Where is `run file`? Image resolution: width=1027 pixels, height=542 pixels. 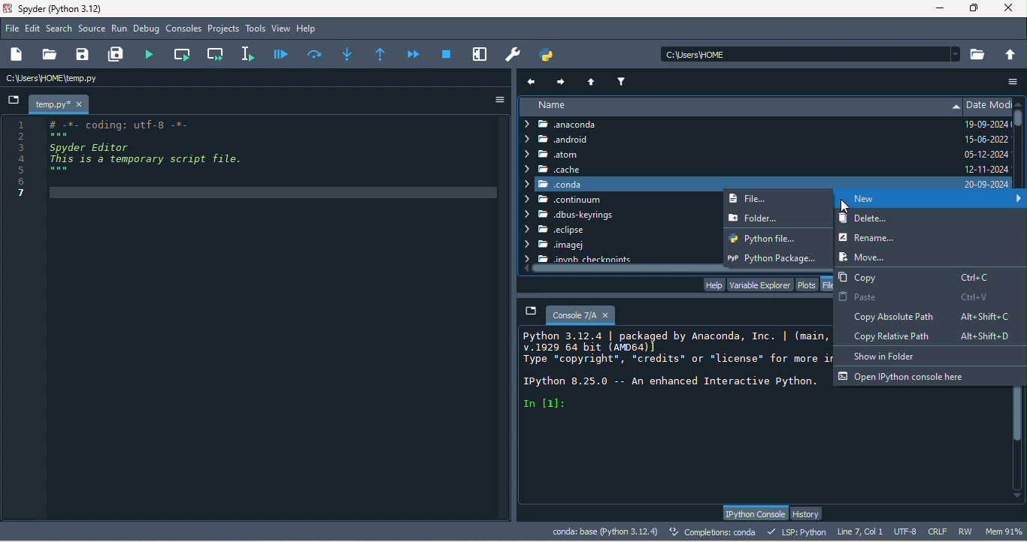 run file is located at coordinates (153, 54).